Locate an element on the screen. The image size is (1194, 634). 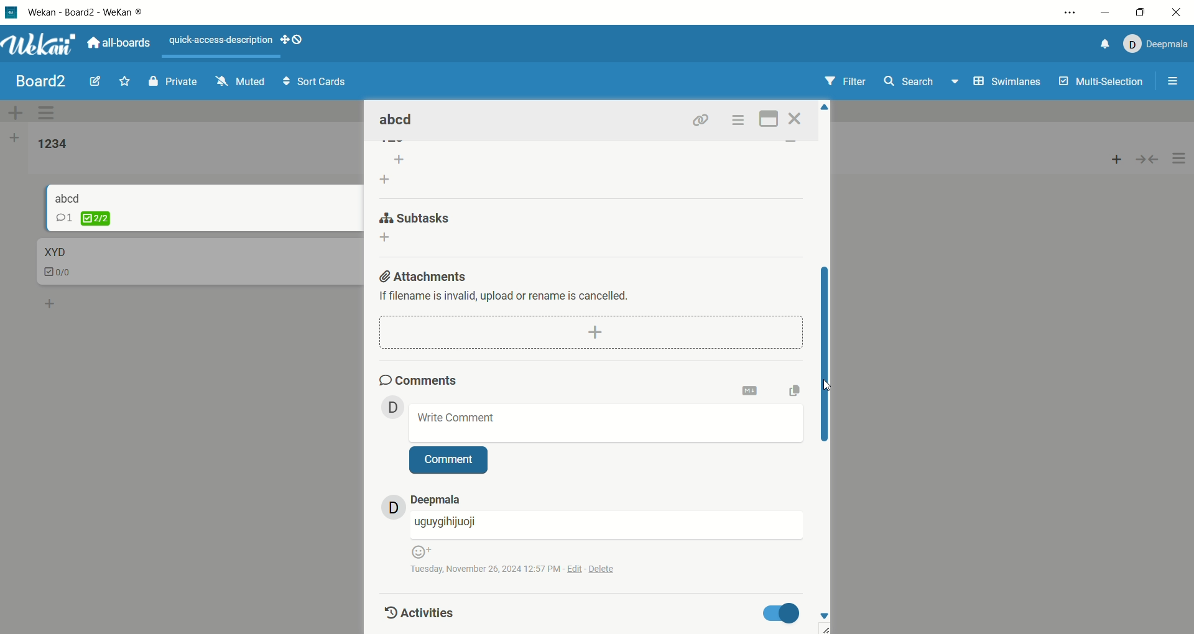
copy is located at coordinates (799, 389).